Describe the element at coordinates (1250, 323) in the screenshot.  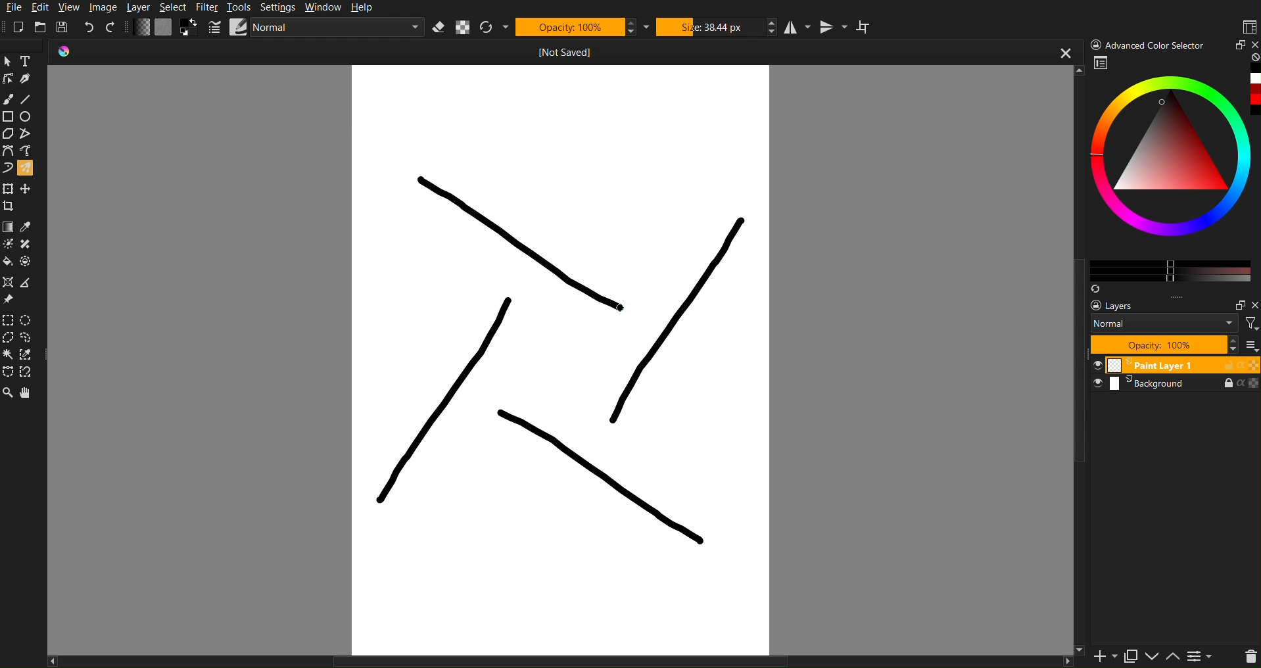
I see `filter` at that location.